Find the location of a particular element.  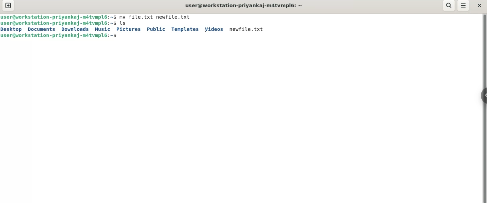

verical scroll bar is located at coordinates (484, 108).